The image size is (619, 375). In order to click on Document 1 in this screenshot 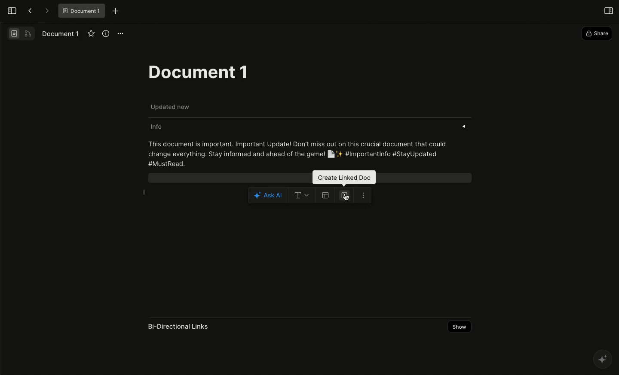, I will do `click(197, 71)`.